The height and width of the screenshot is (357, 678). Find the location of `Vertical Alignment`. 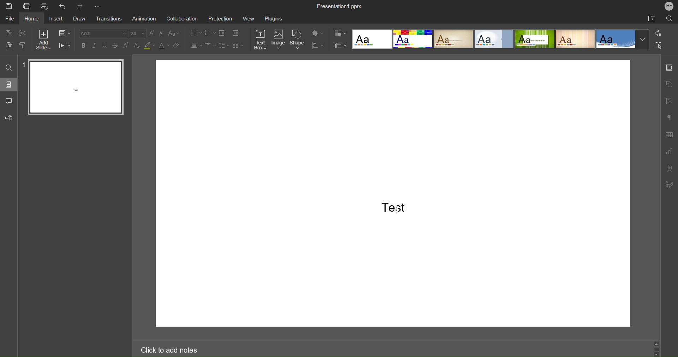

Vertical Alignment is located at coordinates (210, 46).